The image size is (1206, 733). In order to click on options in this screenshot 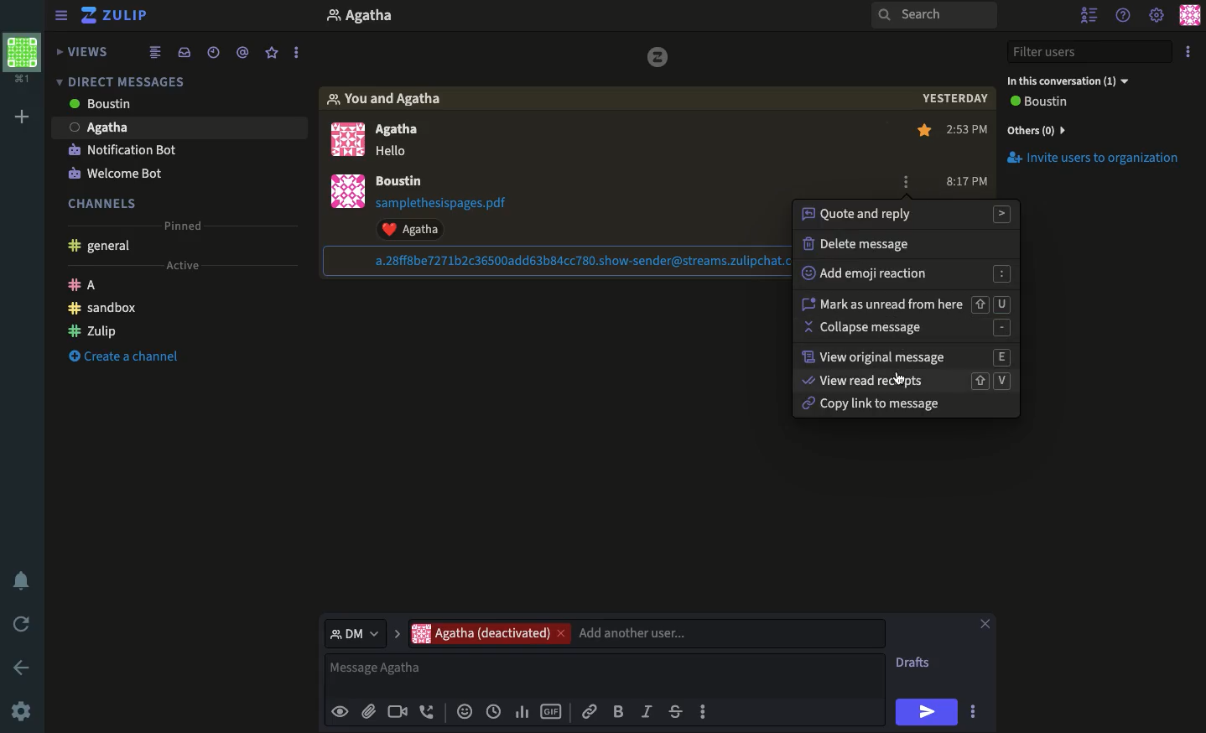, I will do `click(704, 716)`.